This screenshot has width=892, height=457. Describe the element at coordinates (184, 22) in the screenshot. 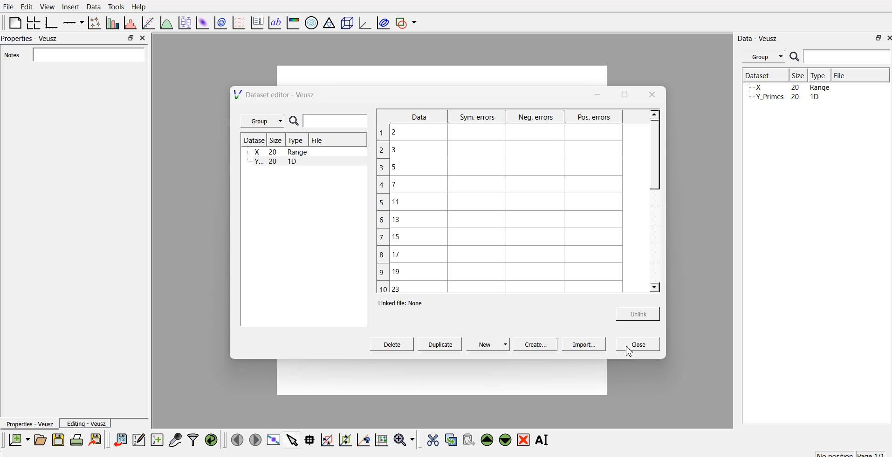

I see `plot box plots` at that location.